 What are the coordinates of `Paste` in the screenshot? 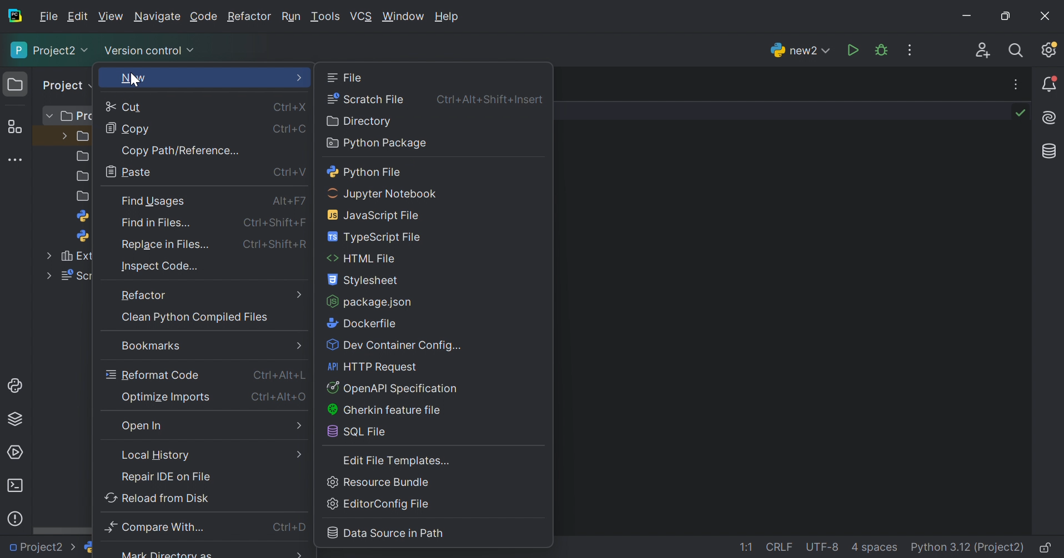 It's located at (132, 171).